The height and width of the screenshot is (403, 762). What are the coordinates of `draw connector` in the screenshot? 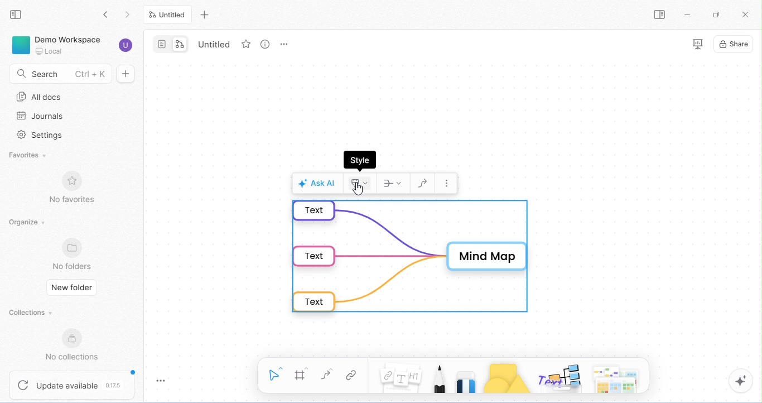 It's located at (422, 183).